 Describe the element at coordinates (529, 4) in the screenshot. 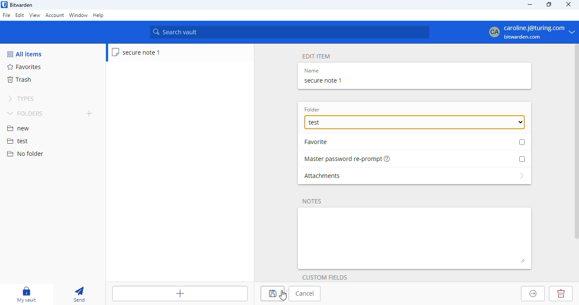

I see `minimize` at that location.